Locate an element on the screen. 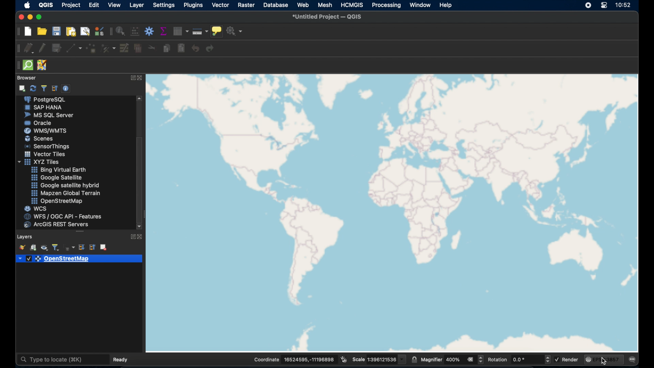 This screenshot has width=654, height=368. remove layer group is located at coordinates (103, 248).